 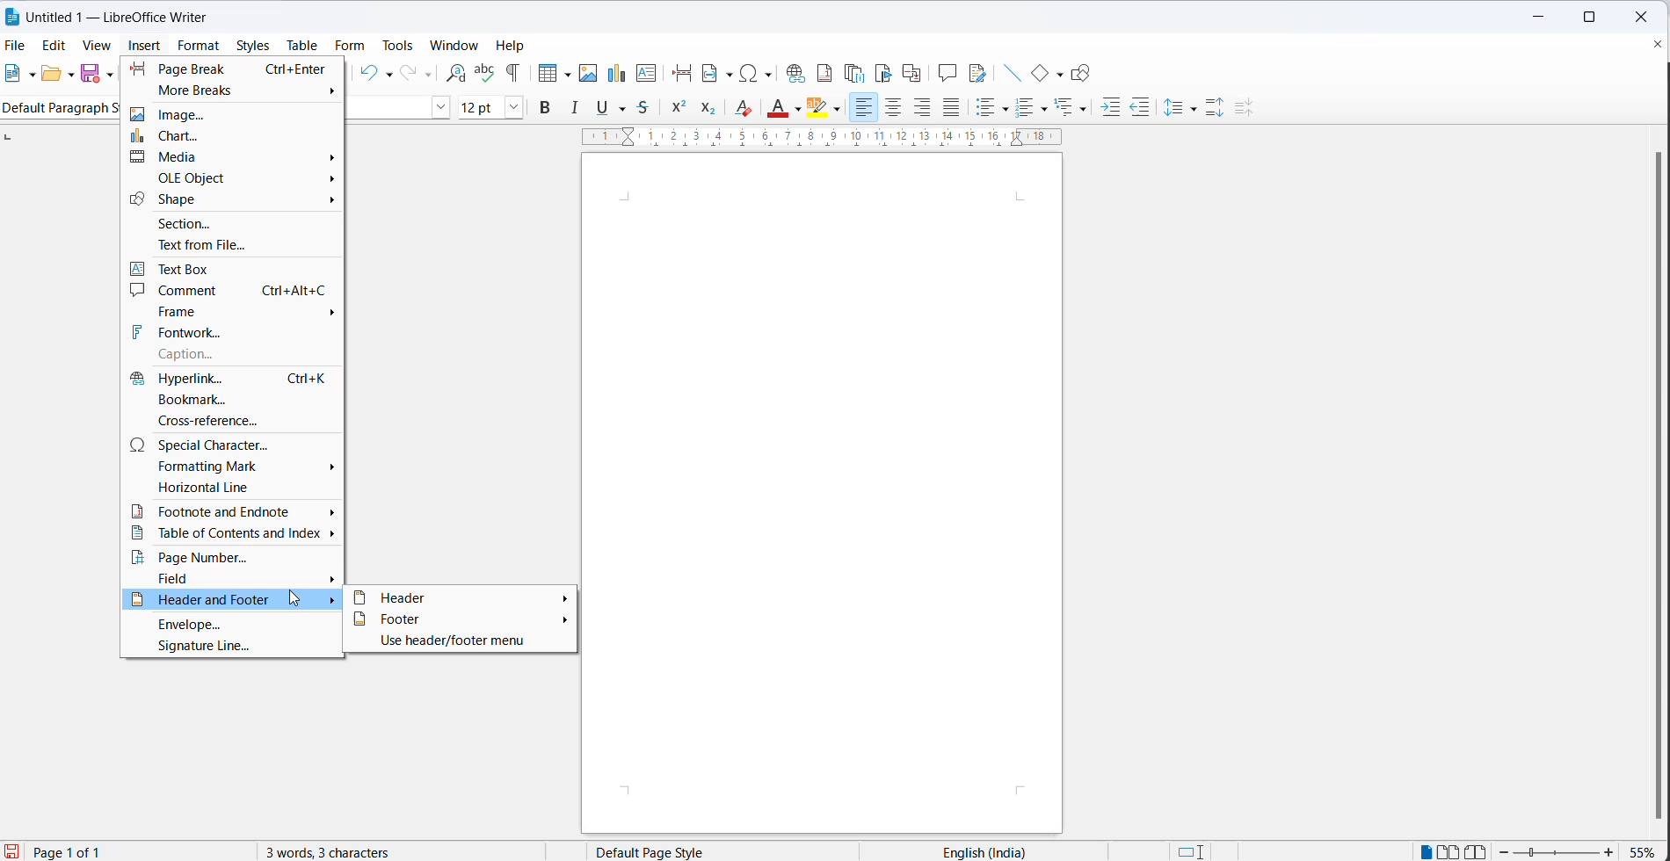 What do you see at coordinates (110, 75) in the screenshot?
I see `save as` at bounding box center [110, 75].